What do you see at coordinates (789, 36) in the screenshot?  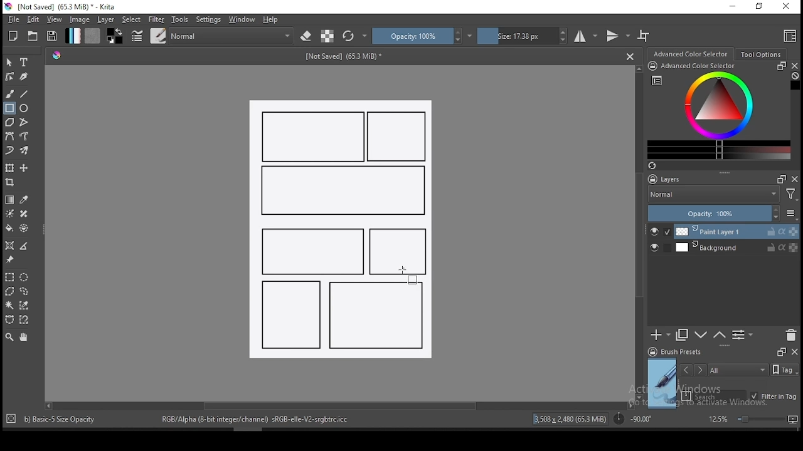 I see `choose workspace` at bounding box center [789, 36].